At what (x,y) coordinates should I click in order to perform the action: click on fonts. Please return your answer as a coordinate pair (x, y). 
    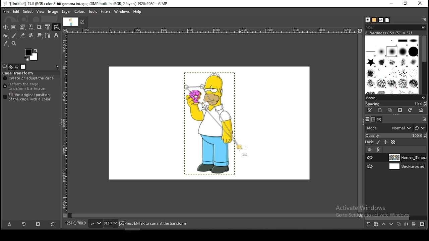
    Looking at the image, I should click on (380, 20).